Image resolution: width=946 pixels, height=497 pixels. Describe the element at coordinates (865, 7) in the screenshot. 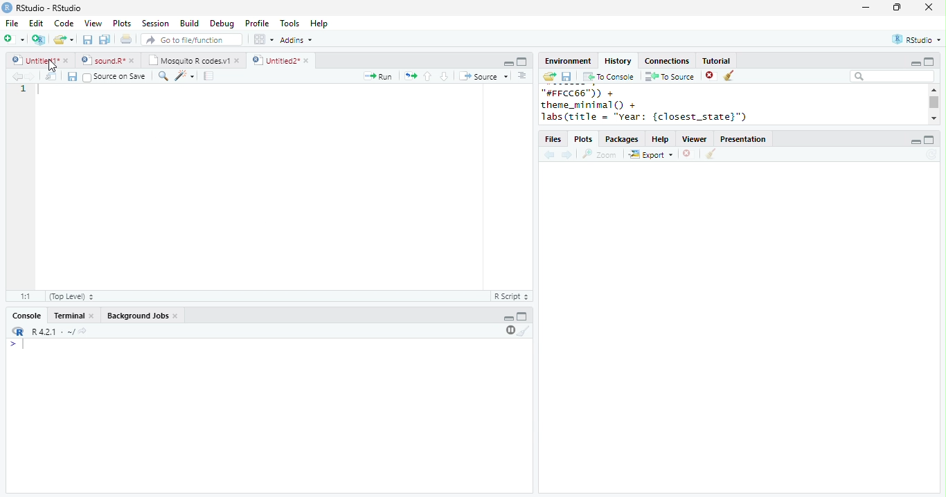

I see `minimize` at that location.